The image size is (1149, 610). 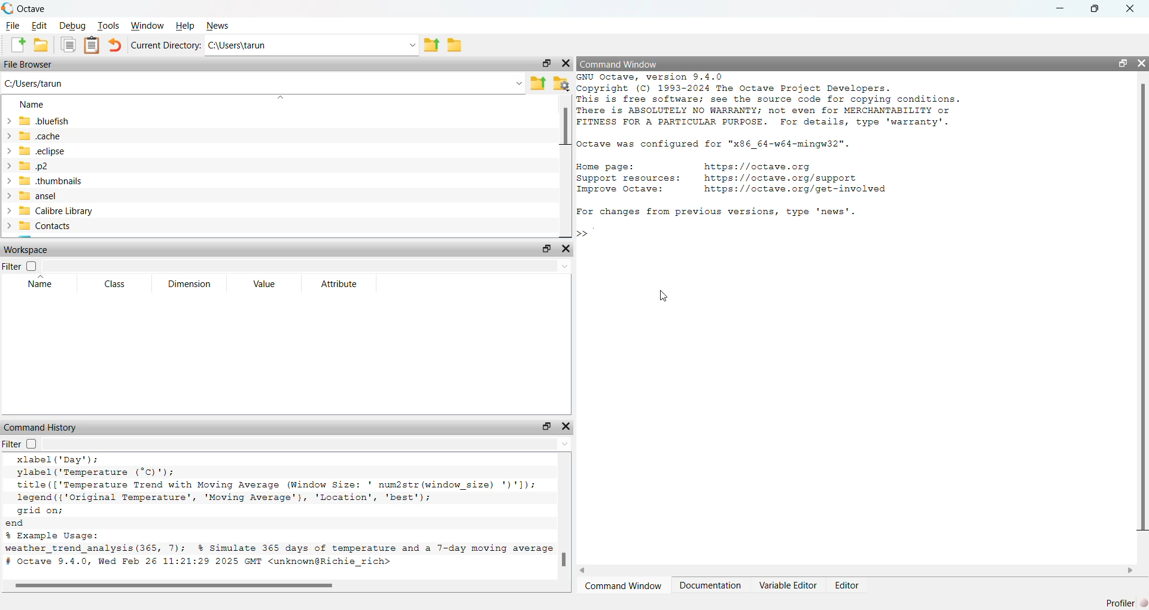 What do you see at coordinates (41, 44) in the screenshot?
I see `save as` at bounding box center [41, 44].